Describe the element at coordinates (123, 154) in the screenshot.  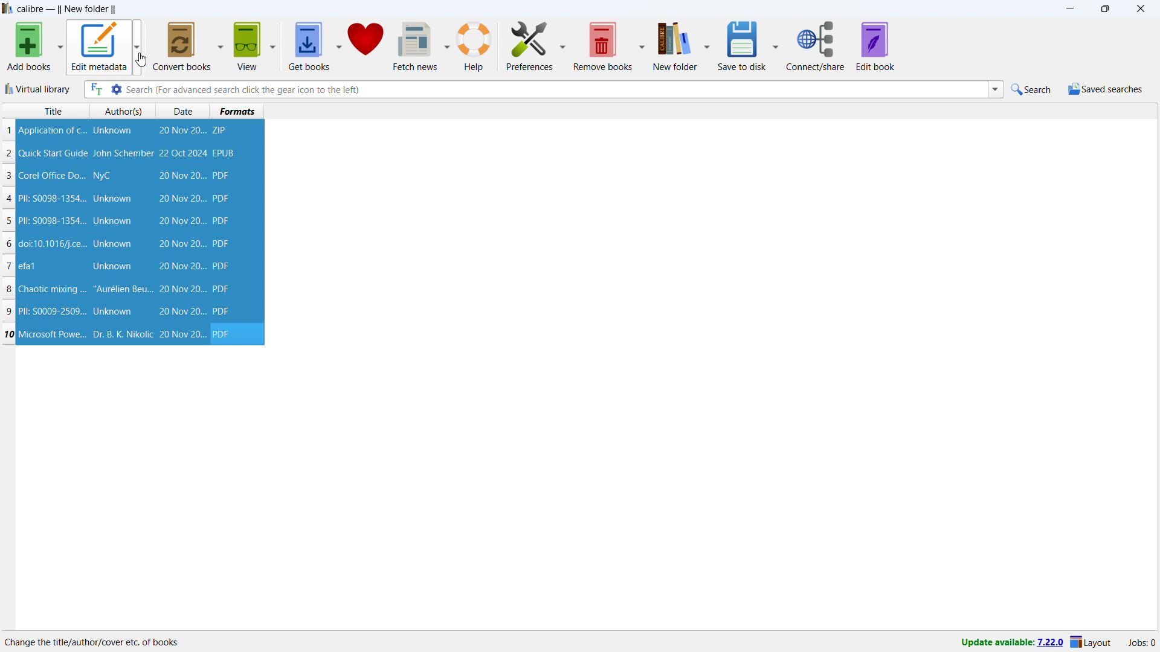
I see `John Schember` at that location.